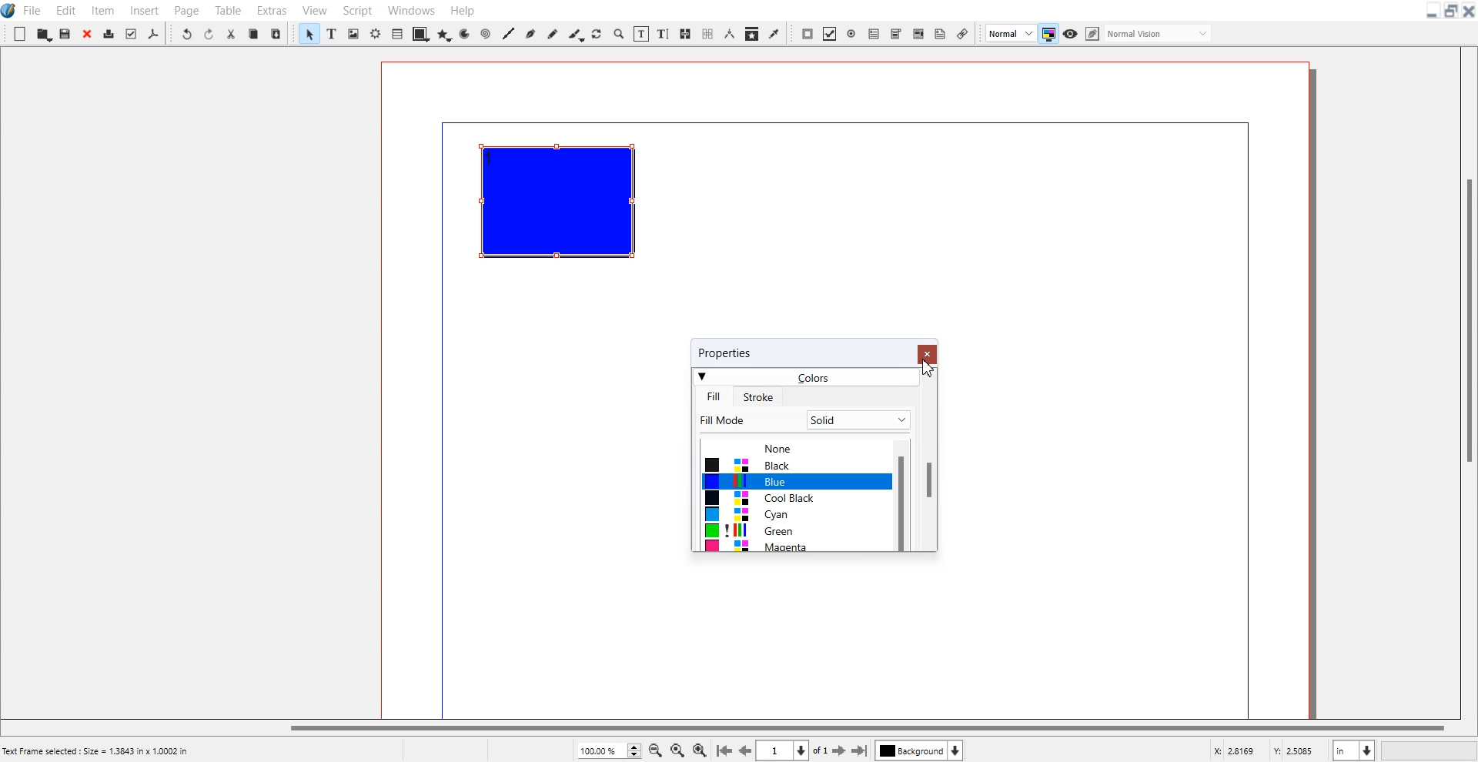 Image resolution: width=1478 pixels, height=762 pixels. I want to click on Edit contents of frame, so click(642, 34).